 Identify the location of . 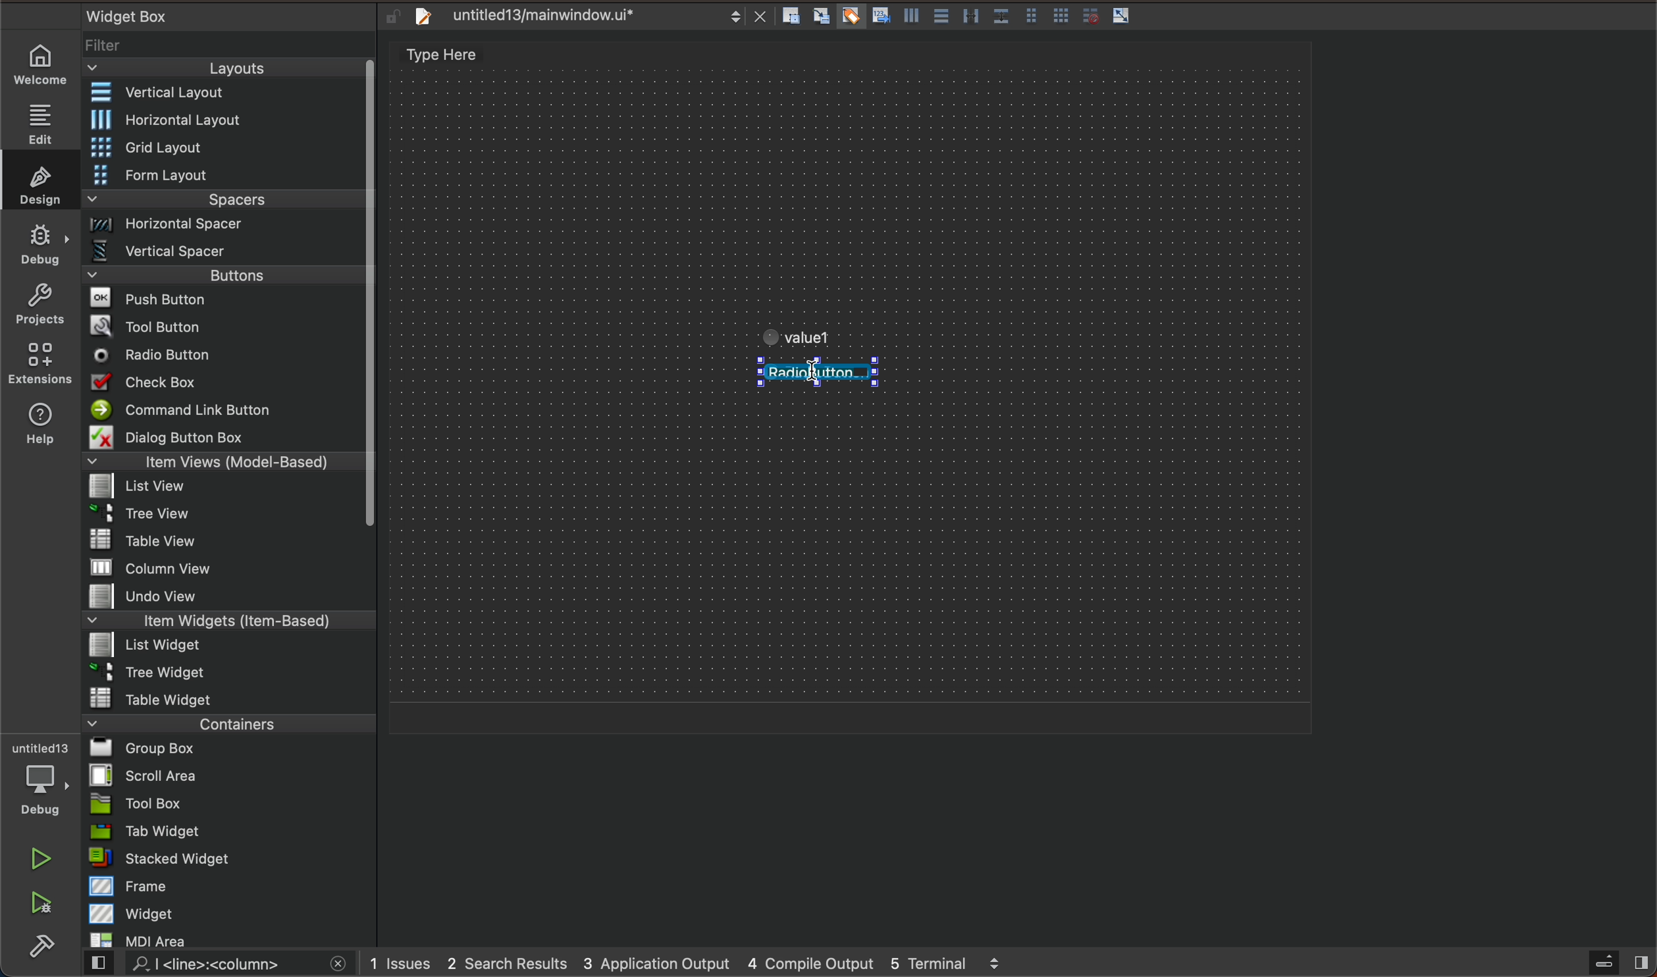
(1122, 16).